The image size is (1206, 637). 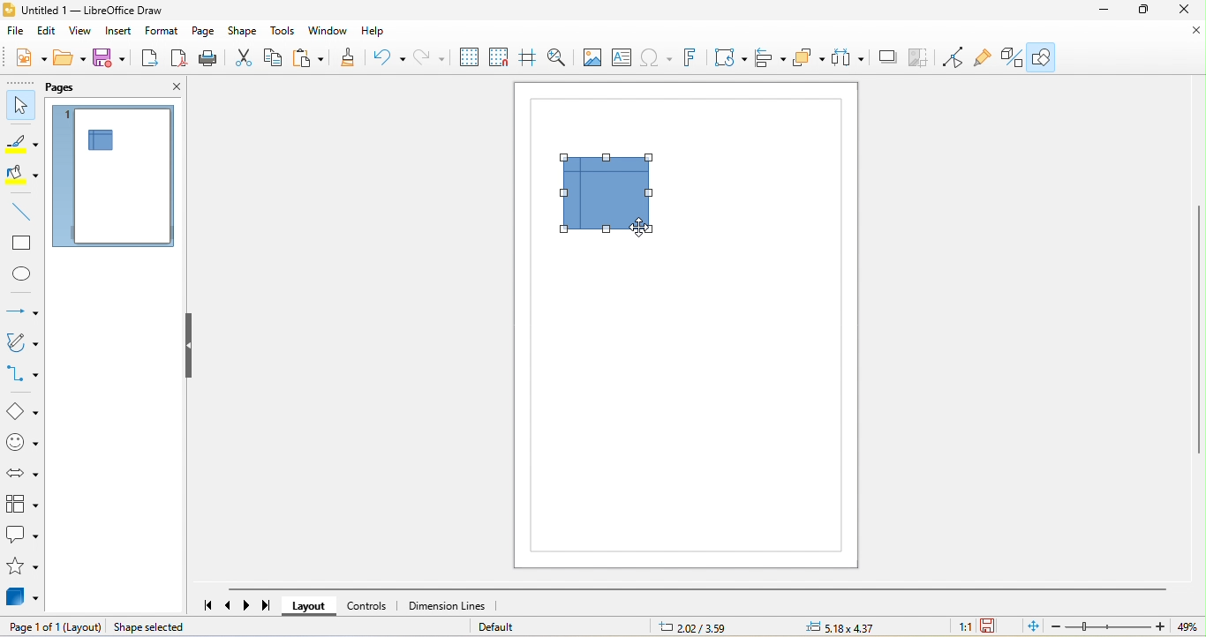 I want to click on layout, so click(x=308, y=606).